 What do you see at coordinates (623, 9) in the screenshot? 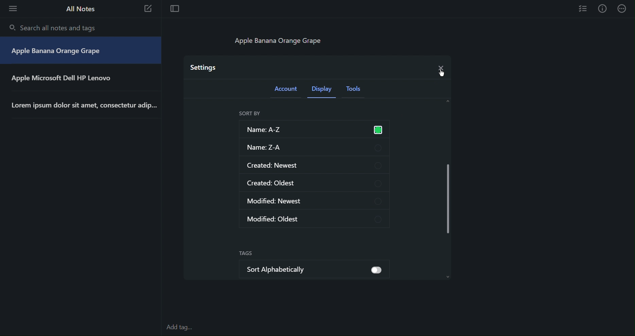
I see `More` at bounding box center [623, 9].